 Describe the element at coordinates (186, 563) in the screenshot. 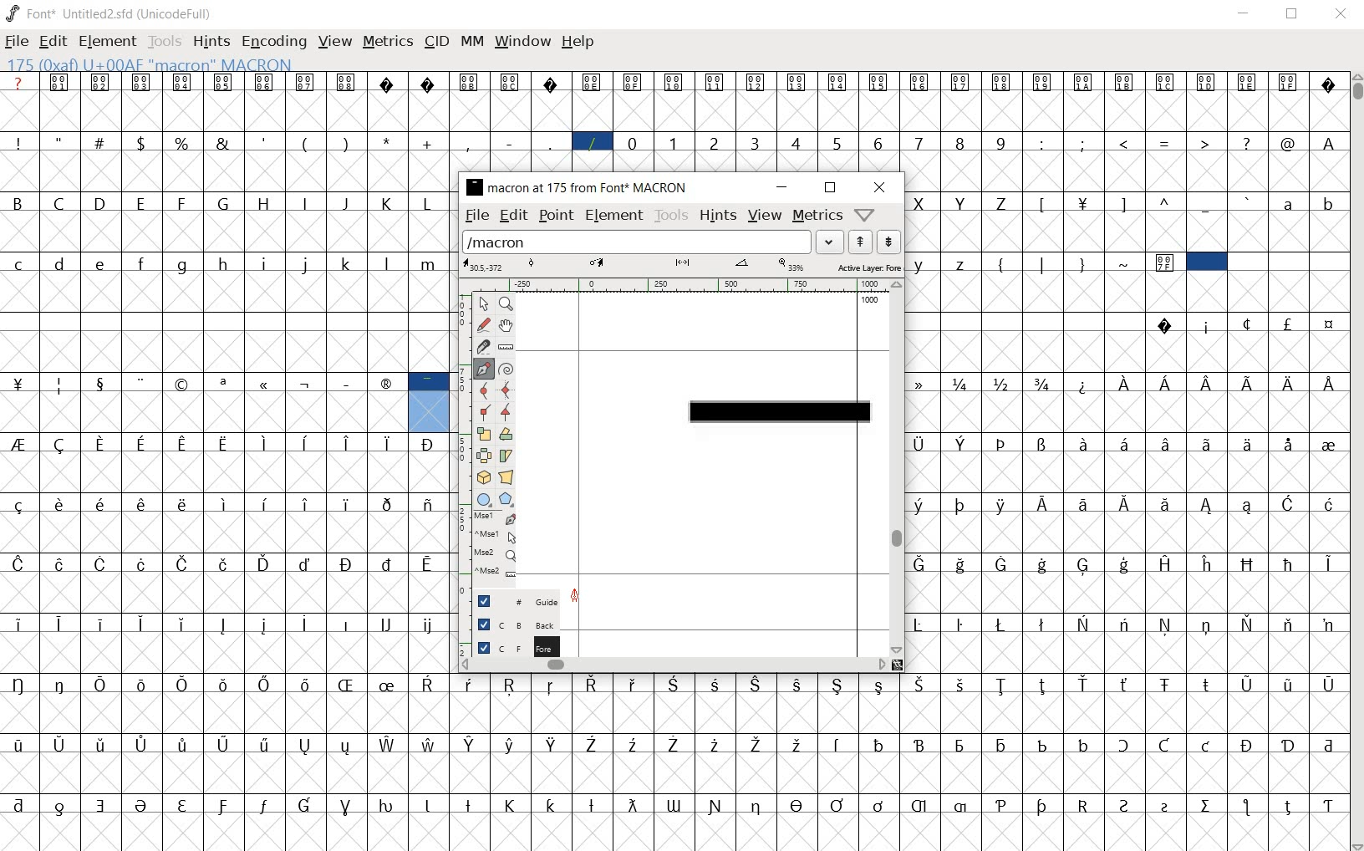

I see `Symbol` at that location.